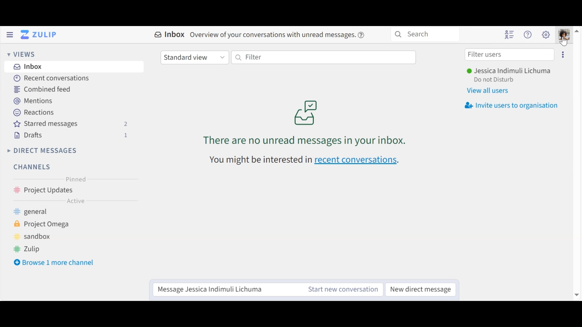 The image size is (582, 327). What do you see at coordinates (42, 90) in the screenshot?
I see `Combined feed` at bounding box center [42, 90].